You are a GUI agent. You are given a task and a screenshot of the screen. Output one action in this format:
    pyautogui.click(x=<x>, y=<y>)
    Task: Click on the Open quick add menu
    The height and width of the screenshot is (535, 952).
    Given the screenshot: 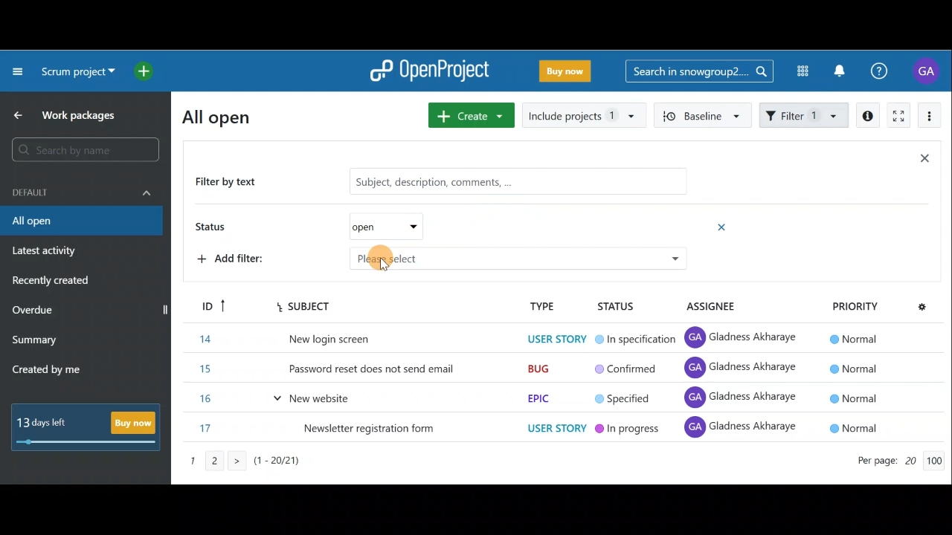 What is the action you would take?
    pyautogui.click(x=147, y=68)
    